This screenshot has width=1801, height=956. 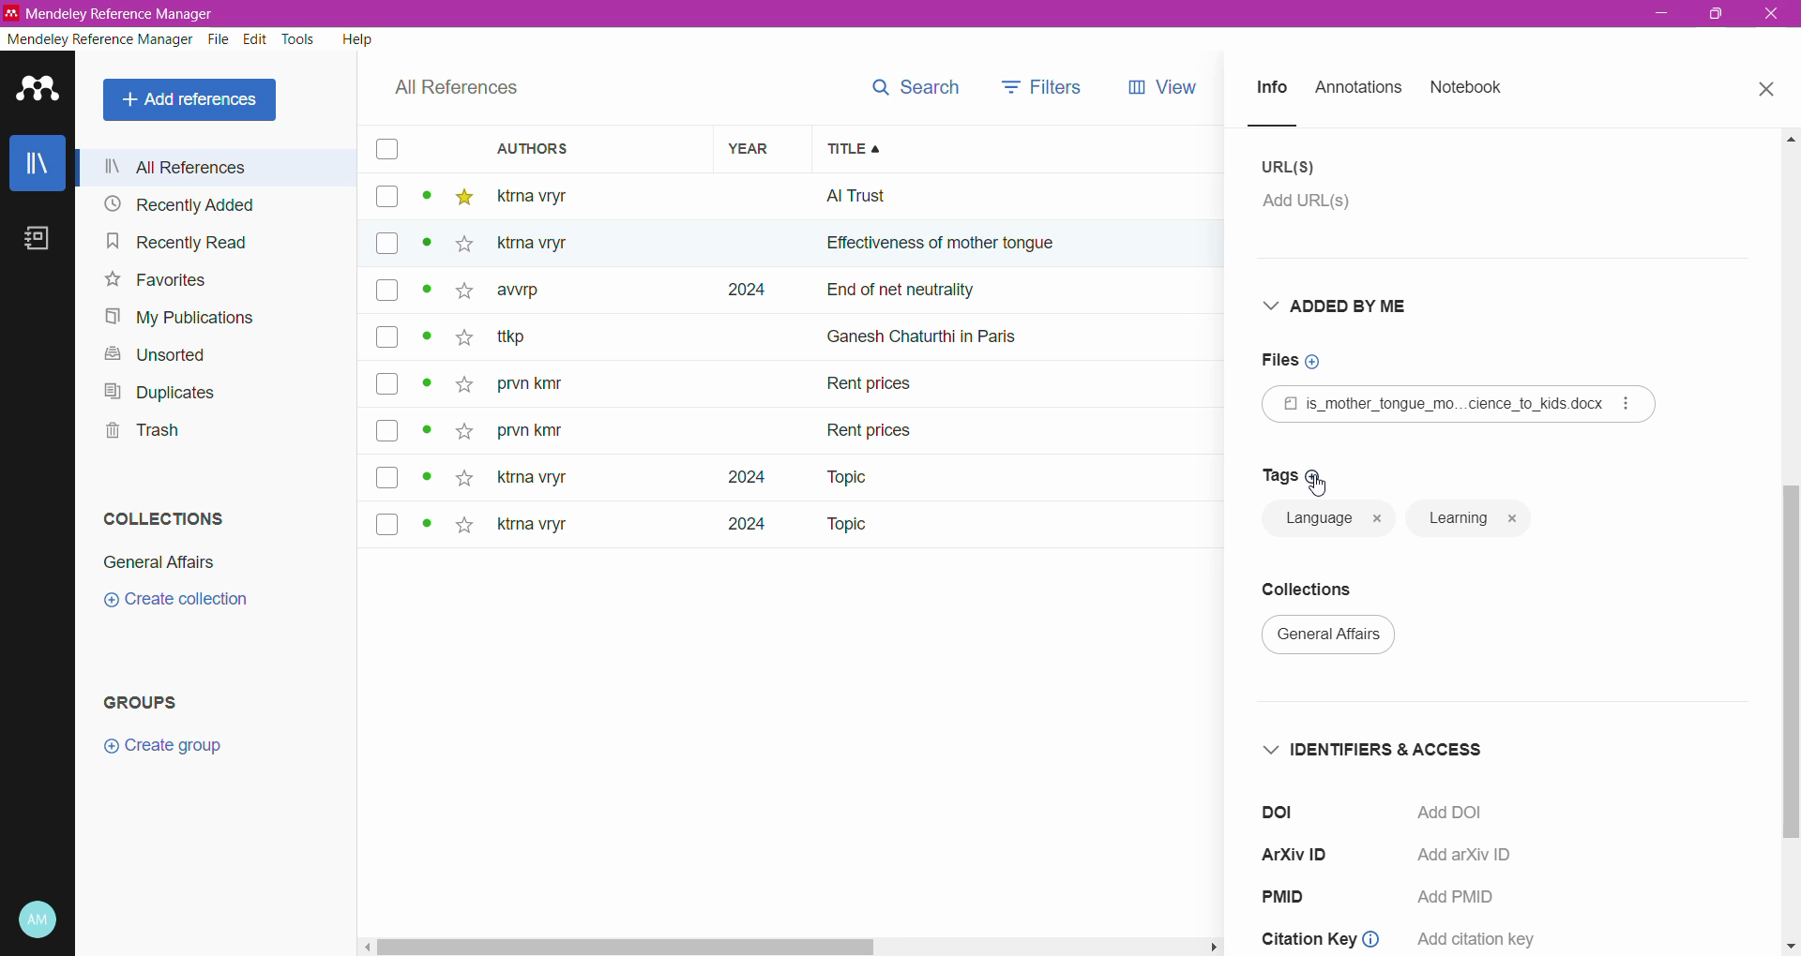 What do you see at coordinates (157, 280) in the screenshot?
I see `Favorites` at bounding box center [157, 280].